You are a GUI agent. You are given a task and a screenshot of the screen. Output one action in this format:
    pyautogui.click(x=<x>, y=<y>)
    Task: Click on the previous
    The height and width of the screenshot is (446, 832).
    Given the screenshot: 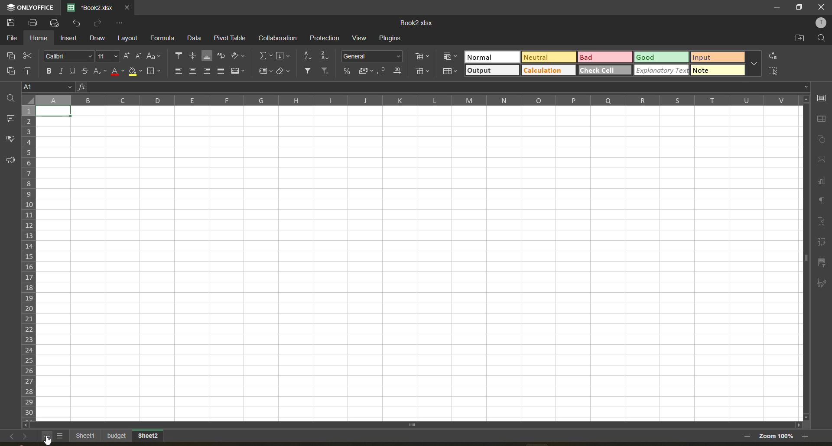 What is the action you would take?
    pyautogui.click(x=8, y=436)
    